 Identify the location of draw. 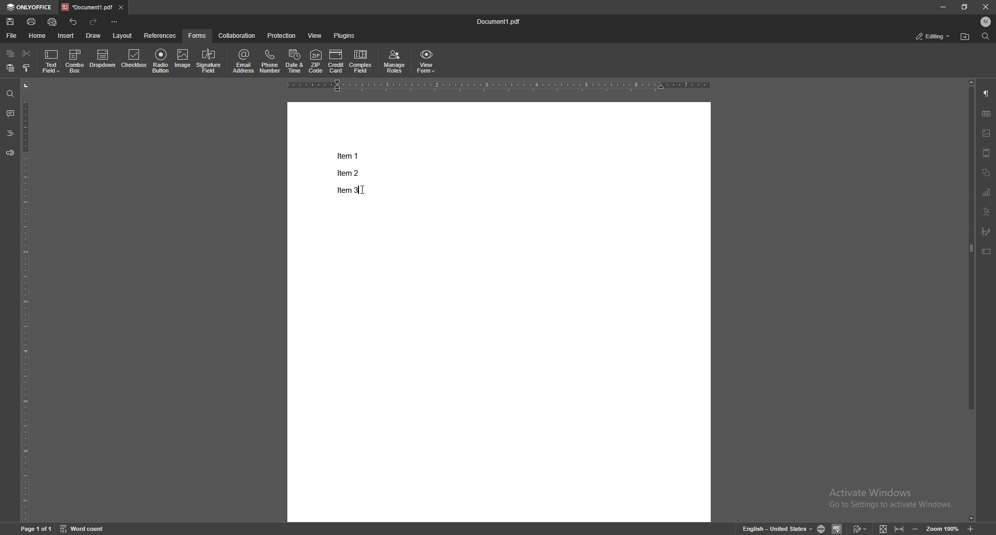
(94, 35).